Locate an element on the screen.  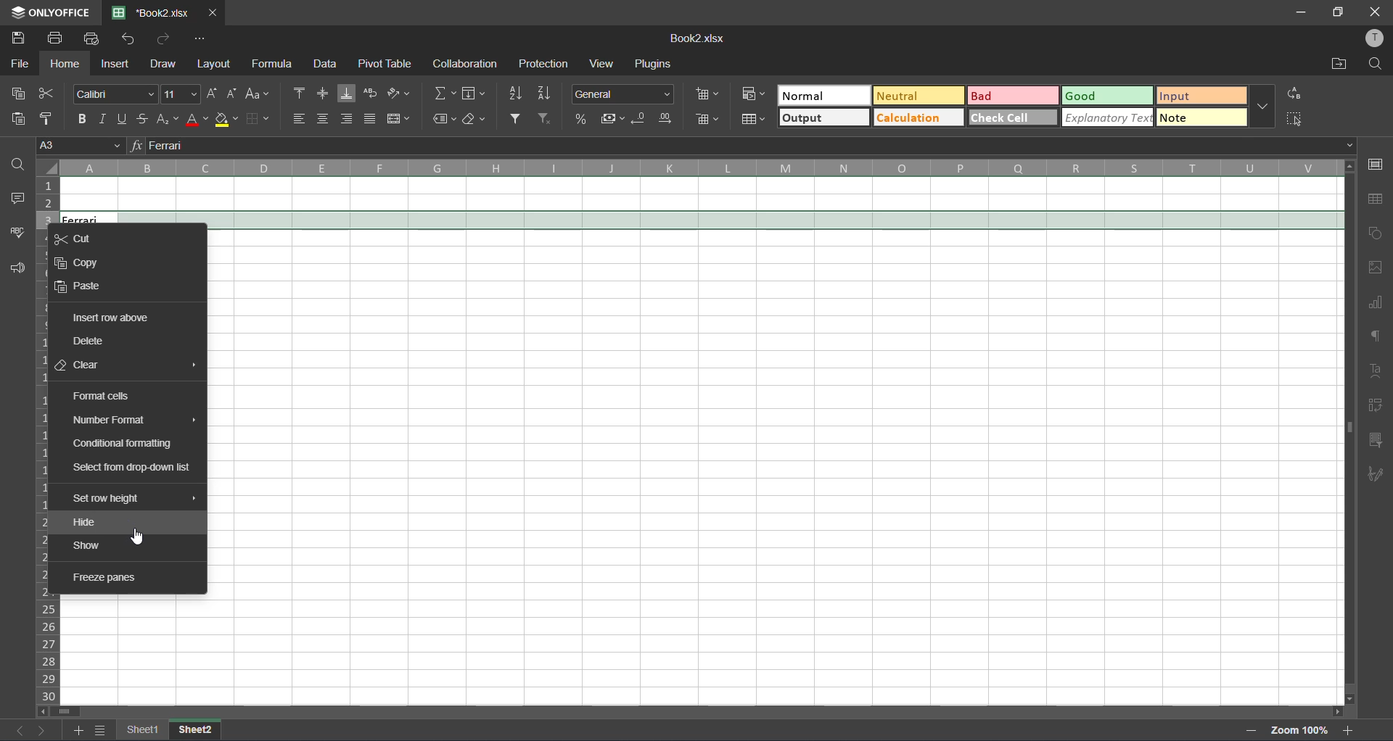
file name is located at coordinates (150, 12).